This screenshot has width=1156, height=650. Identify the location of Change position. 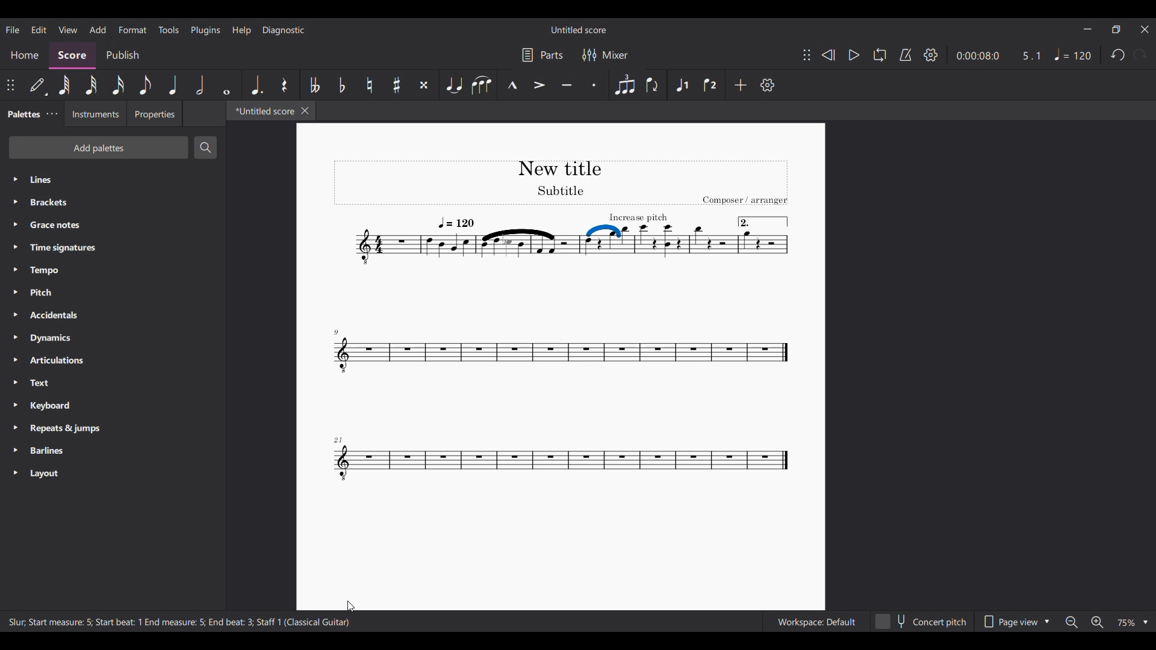
(11, 85).